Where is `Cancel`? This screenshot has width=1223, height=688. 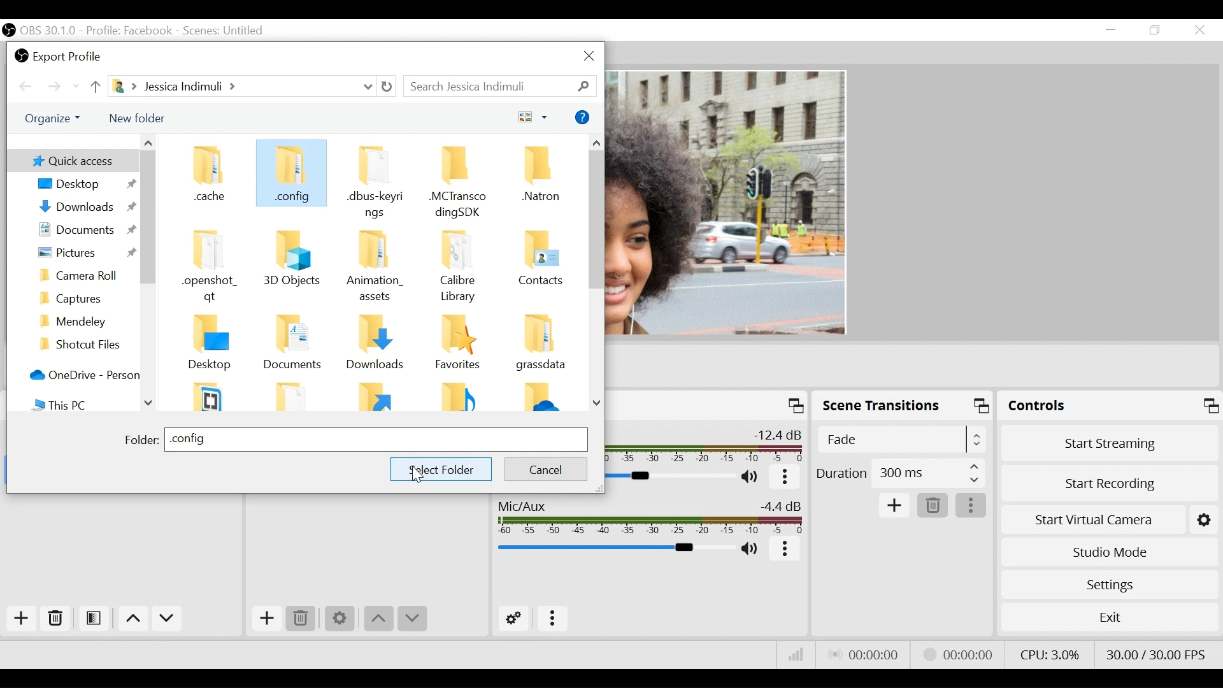 Cancel is located at coordinates (545, 468).